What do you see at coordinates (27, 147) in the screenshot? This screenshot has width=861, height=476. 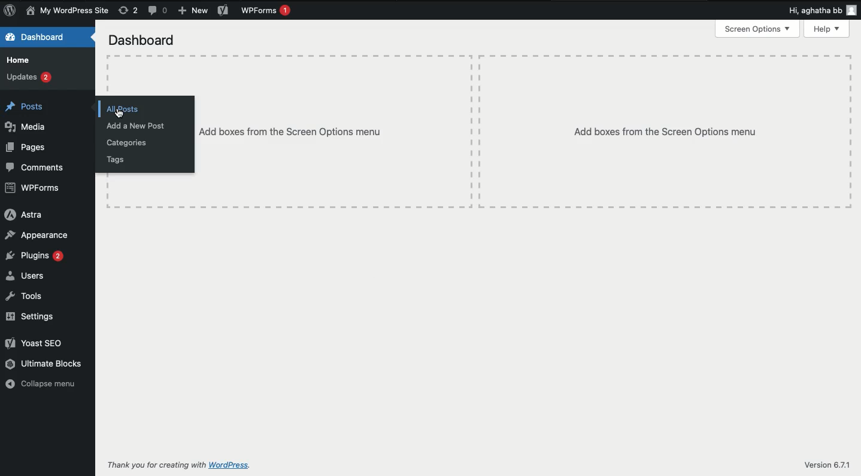 I see `Pages` at bounding box center [27, 147].